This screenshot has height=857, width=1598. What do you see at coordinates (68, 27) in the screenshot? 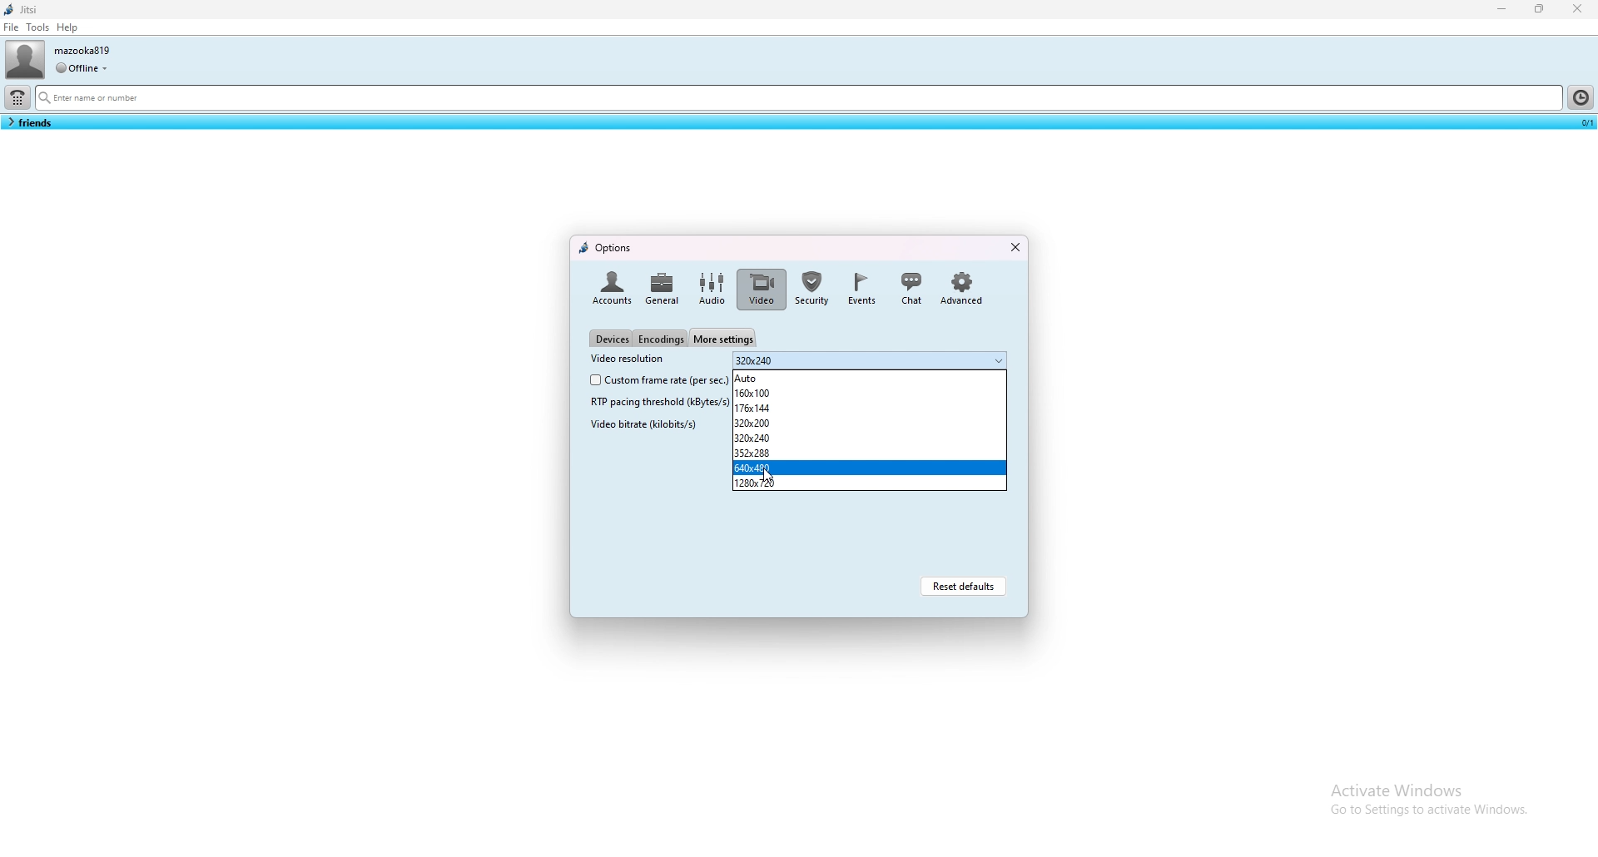
I see `help` at bounding box center [68, 27].